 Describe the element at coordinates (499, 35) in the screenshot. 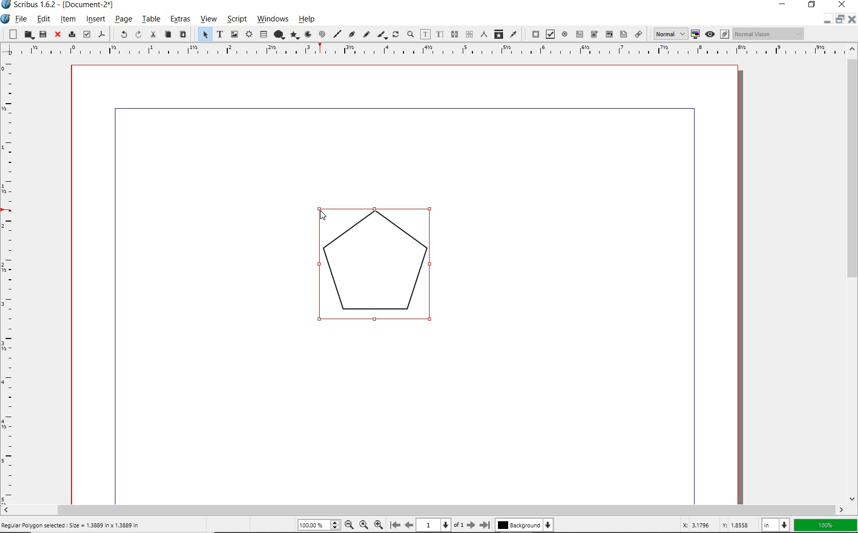

I see `copy item properties` at that location.